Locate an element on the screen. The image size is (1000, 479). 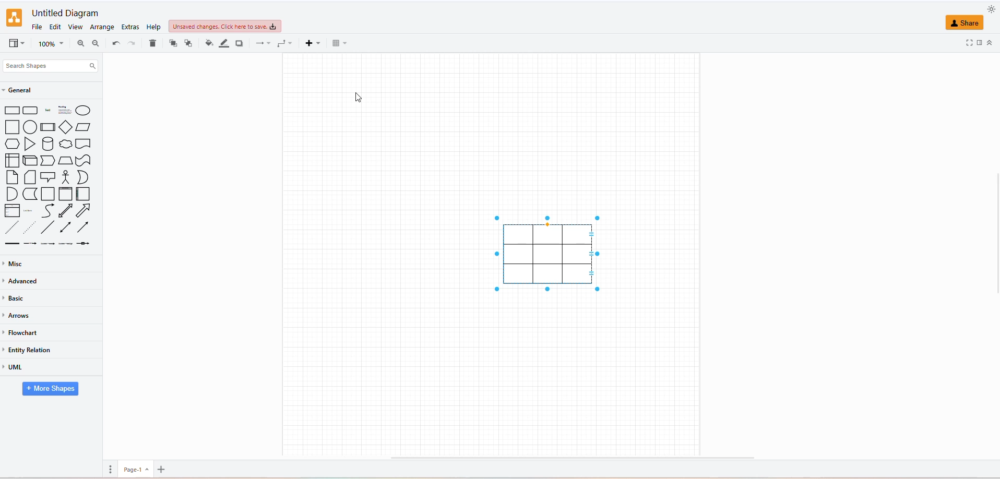
to back is located at coordinates (173, 43).